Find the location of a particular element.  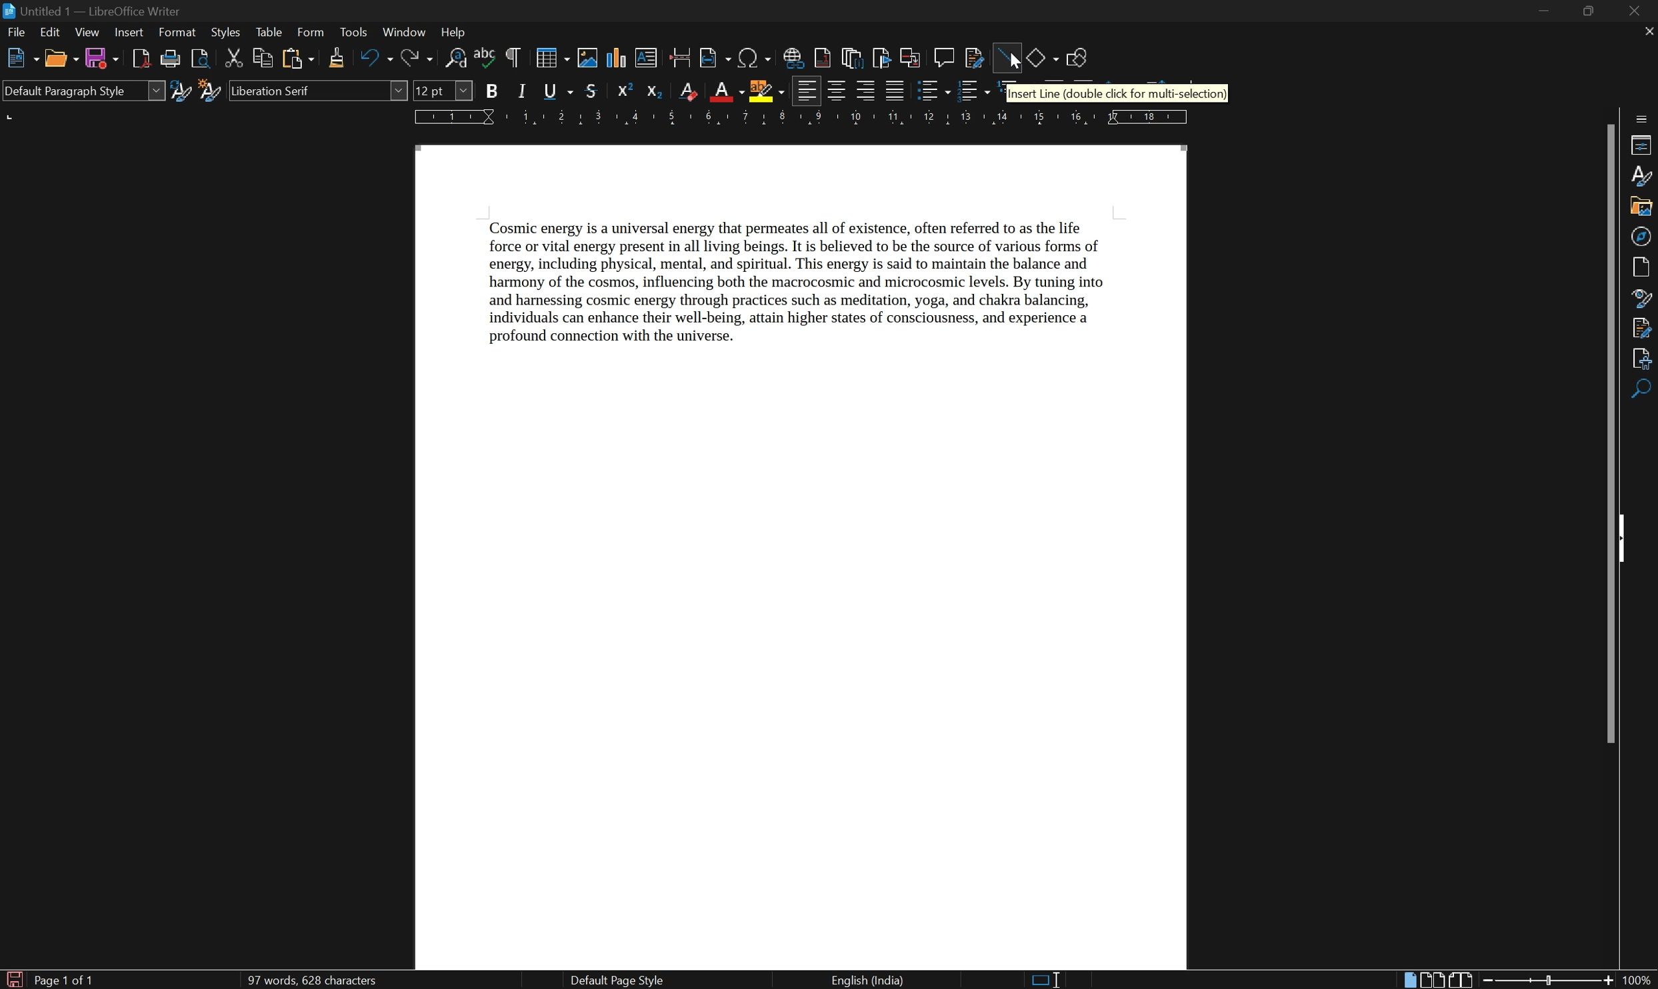

scroll bar is located at coordinates (1613, 431).